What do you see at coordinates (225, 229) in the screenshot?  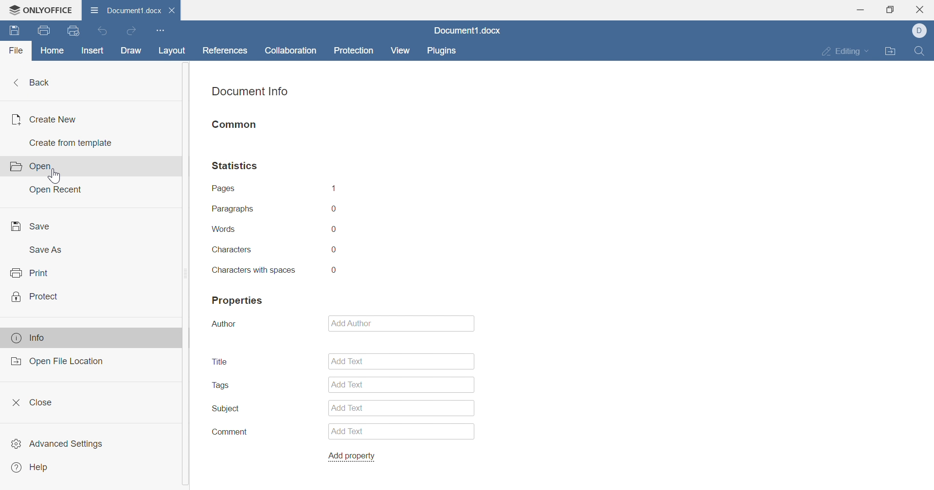 I see `words` at bounding box center [225, 229].